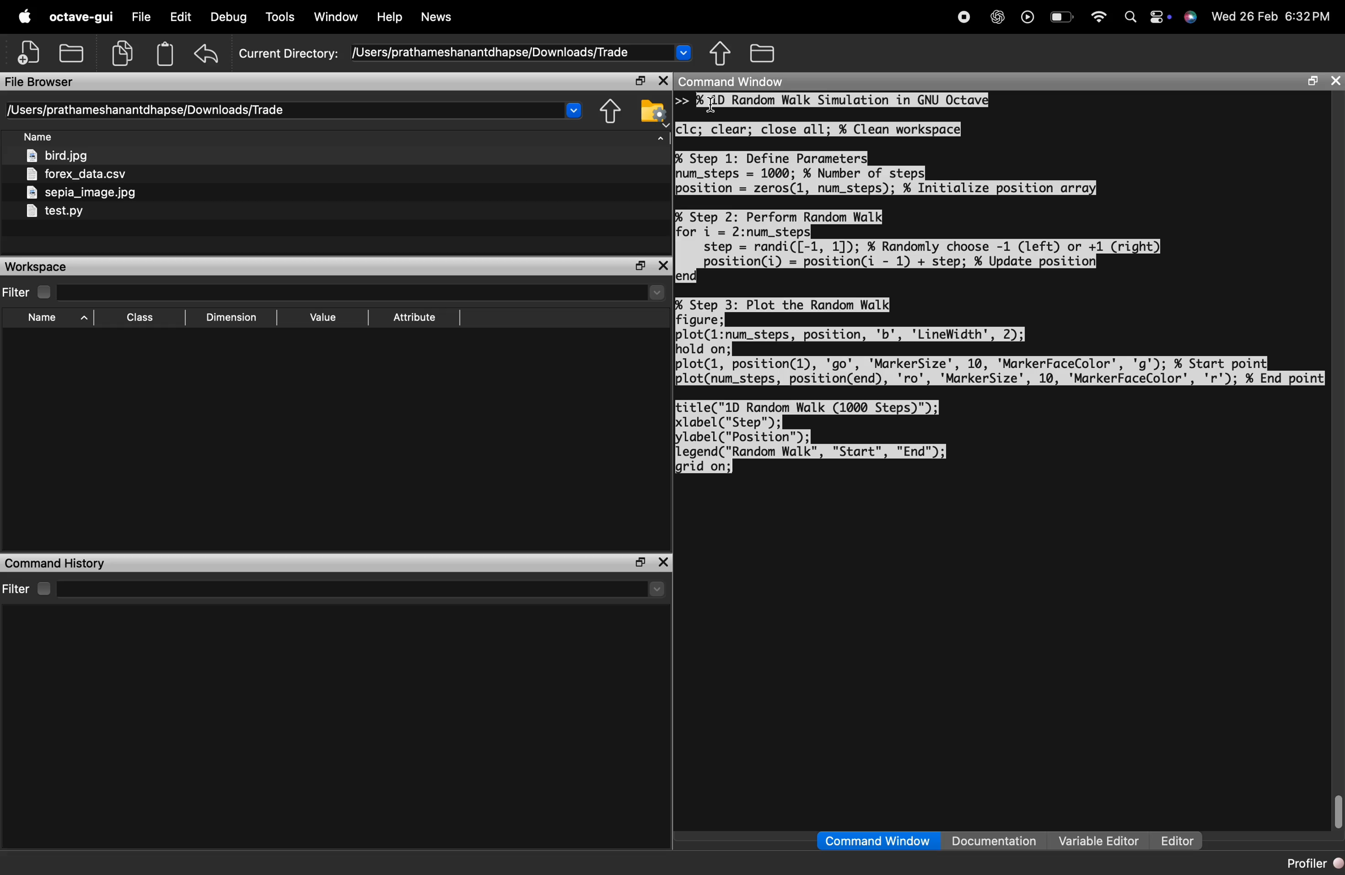  Describe the element at coordinates (664, 266) in the screenshot. I see `close` at that location.